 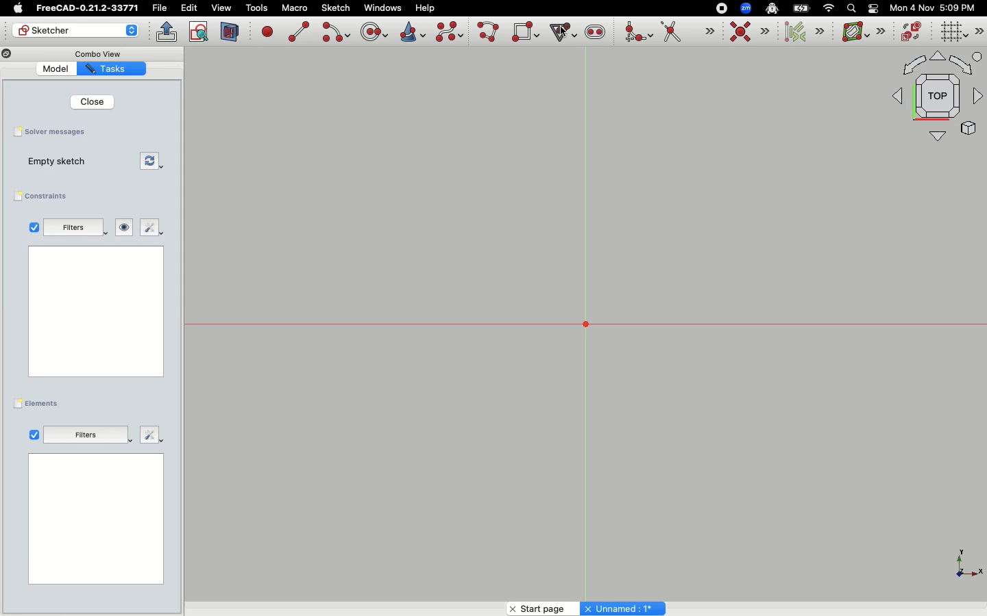 What do you see at coordinates (374, 30) in the screenshot?
I see `Create circle` at bounding box center [374, 30].